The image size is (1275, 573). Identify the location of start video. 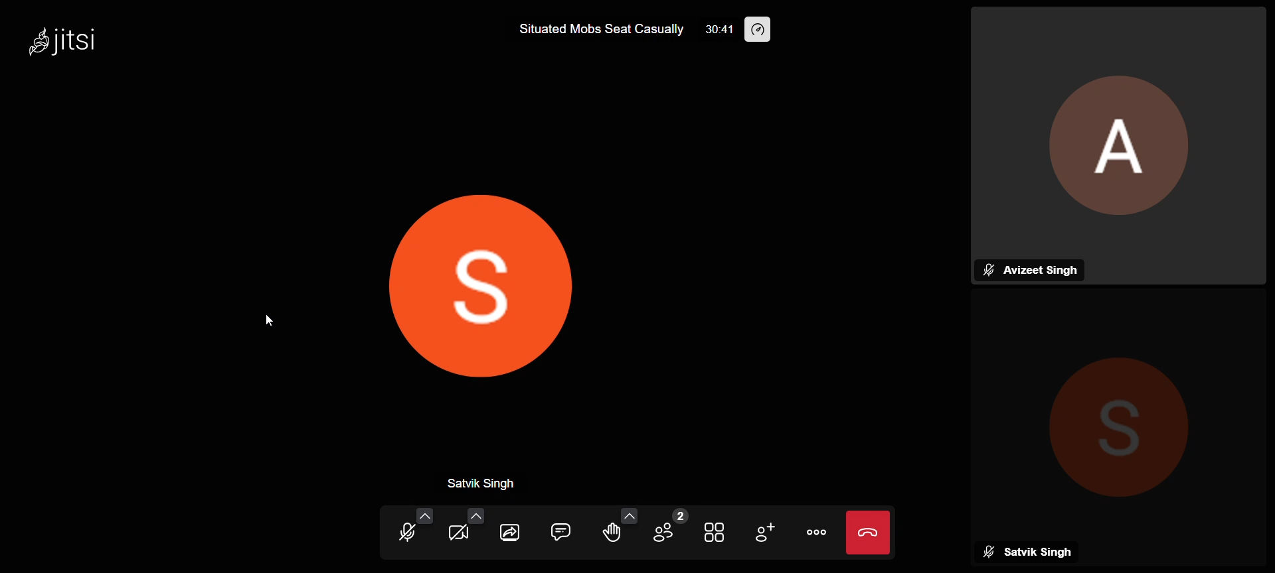
(458, 534).